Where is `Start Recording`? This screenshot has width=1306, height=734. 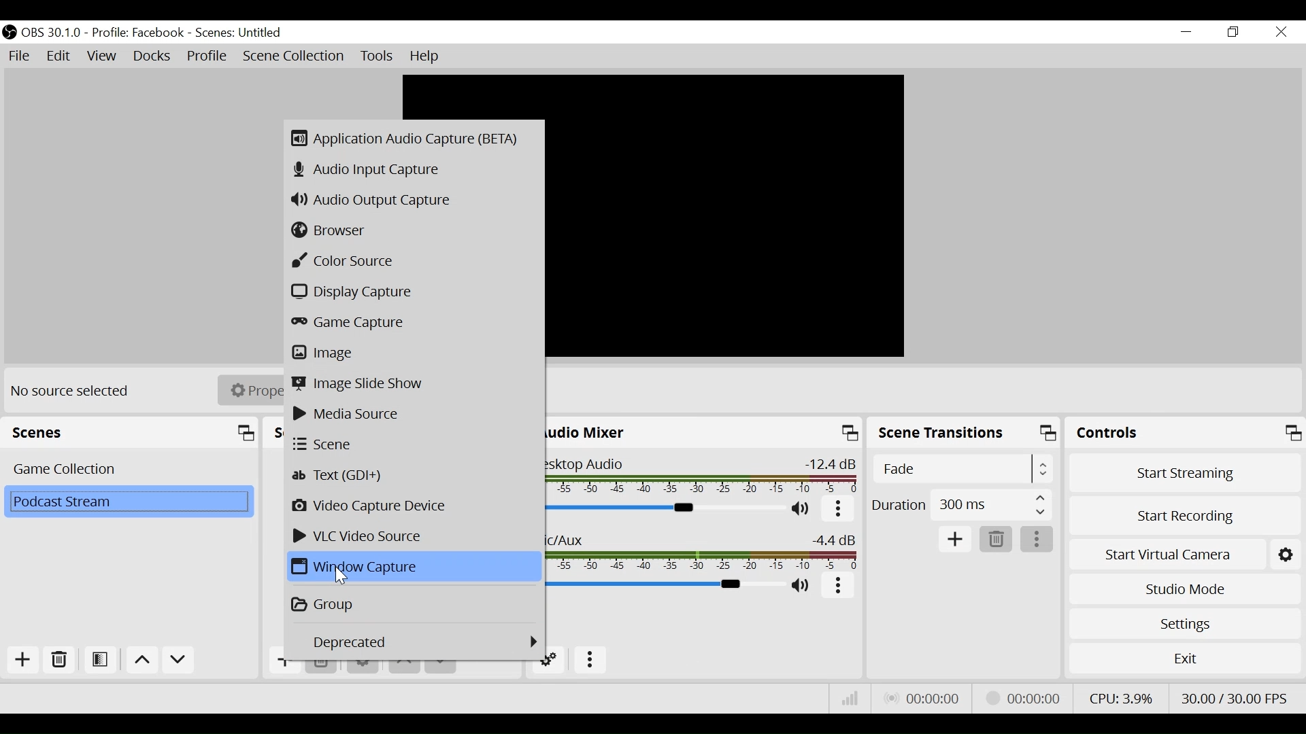
Start Recording is located at coordinates (1182, 514).